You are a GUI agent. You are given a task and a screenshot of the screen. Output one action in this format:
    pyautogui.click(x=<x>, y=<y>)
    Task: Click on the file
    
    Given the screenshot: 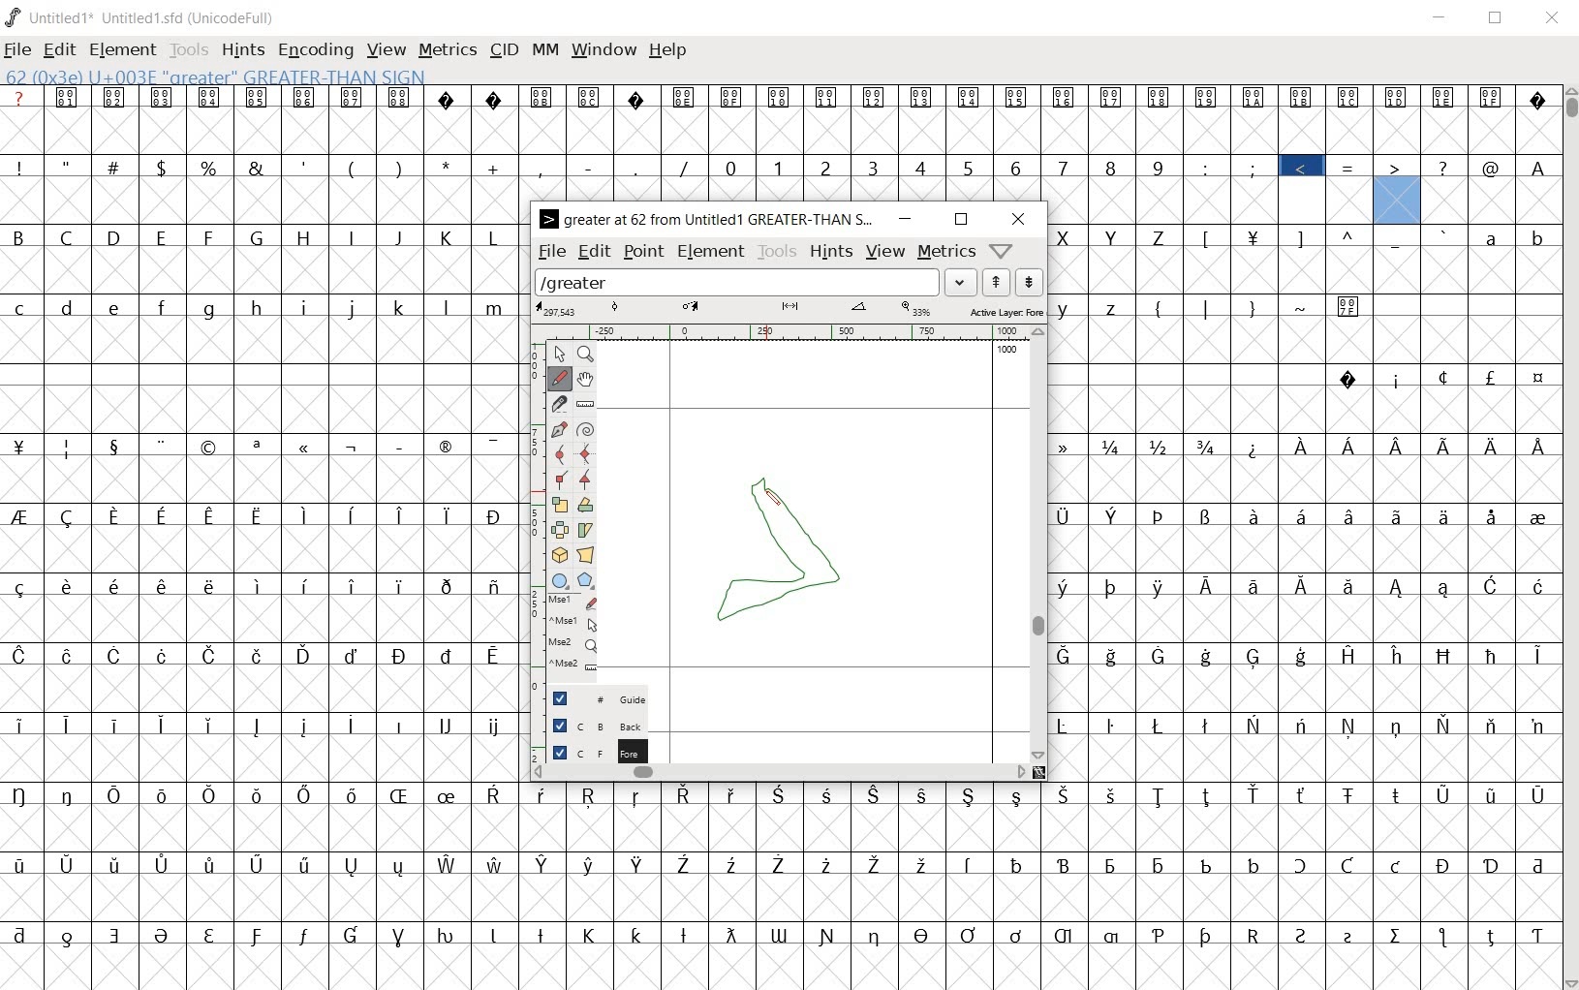 What is the action you would take?
    pyautogui.click(x=550, y=252)
    